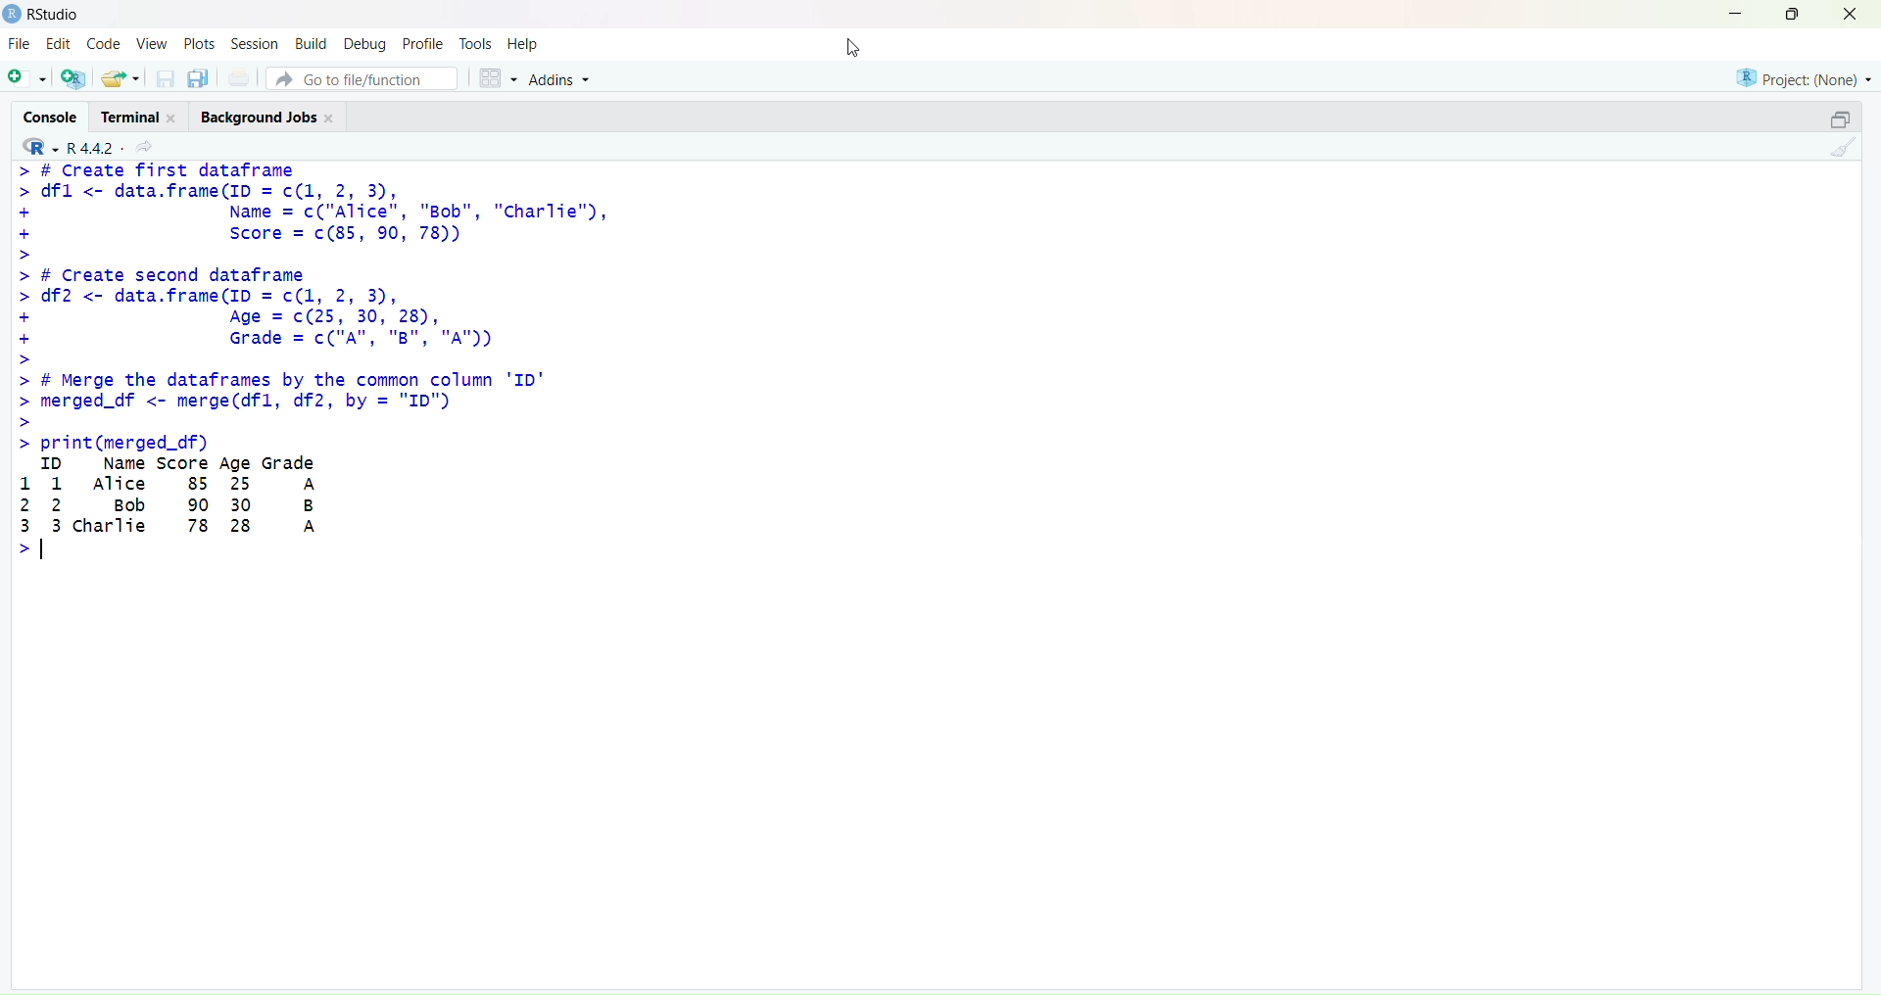 This screenshot has width=1881, height=995. I want to click on create a project, so click(74, 77).